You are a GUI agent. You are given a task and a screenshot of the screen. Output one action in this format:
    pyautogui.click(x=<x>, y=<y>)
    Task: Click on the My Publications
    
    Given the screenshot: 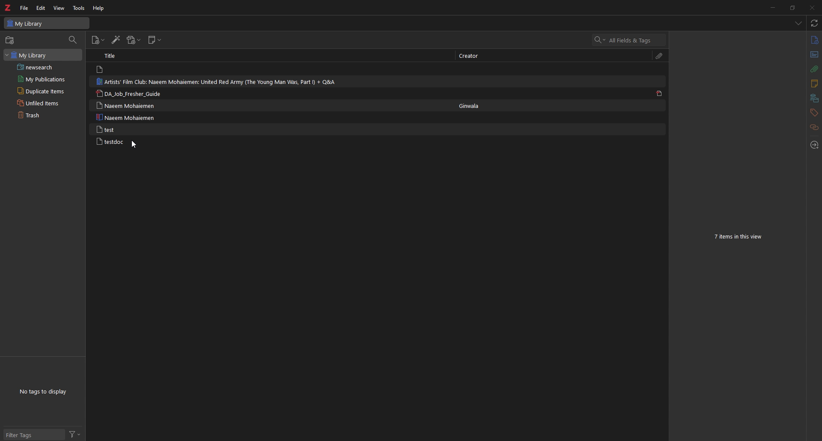 What is the action you would take?
    pyautogui.click(x=45, y=79)
    